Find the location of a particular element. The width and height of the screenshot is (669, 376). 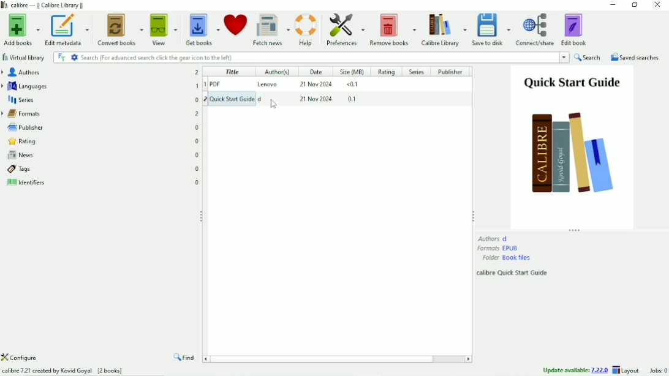

Advanced search is located at coordinates (74, 57).